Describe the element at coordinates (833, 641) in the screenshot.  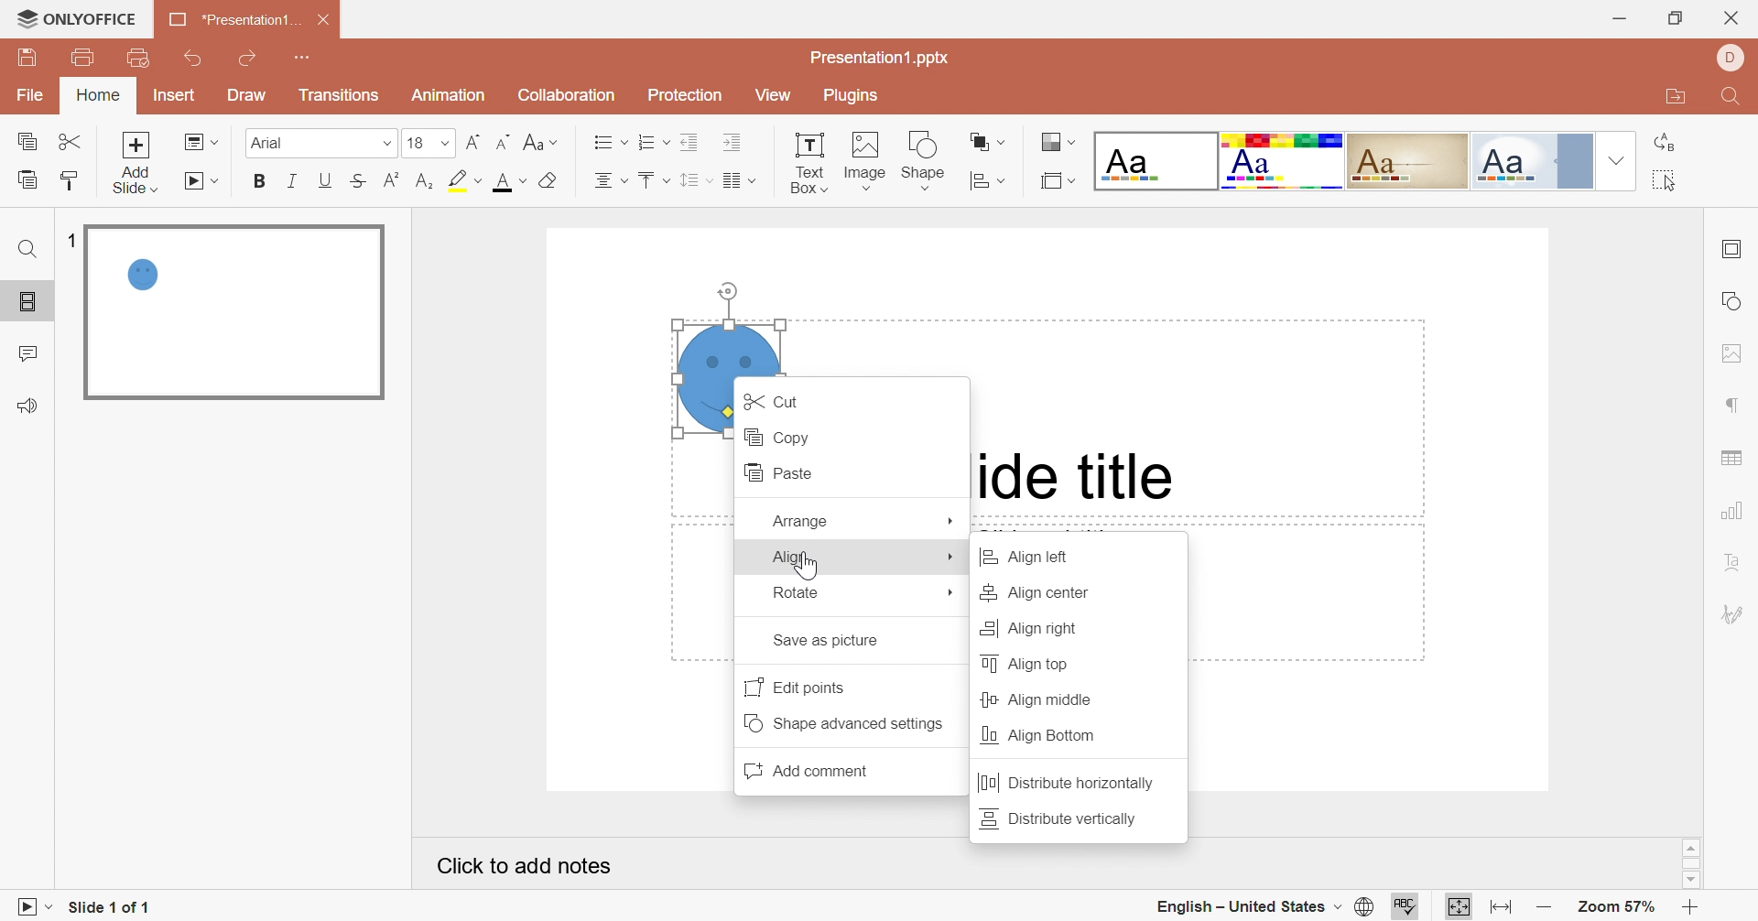
I see `Save as picture` at that location.